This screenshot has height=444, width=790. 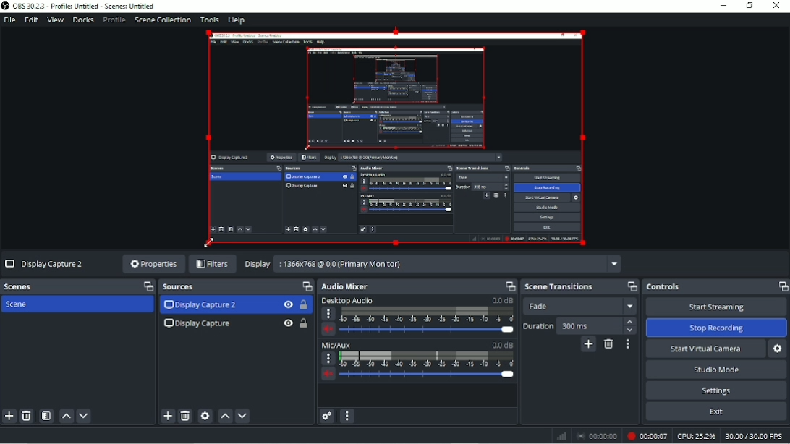 What do you see at coordinates (715, 370) in the screenshot?
I see `Studio mode` at bounding box center [715, 370].